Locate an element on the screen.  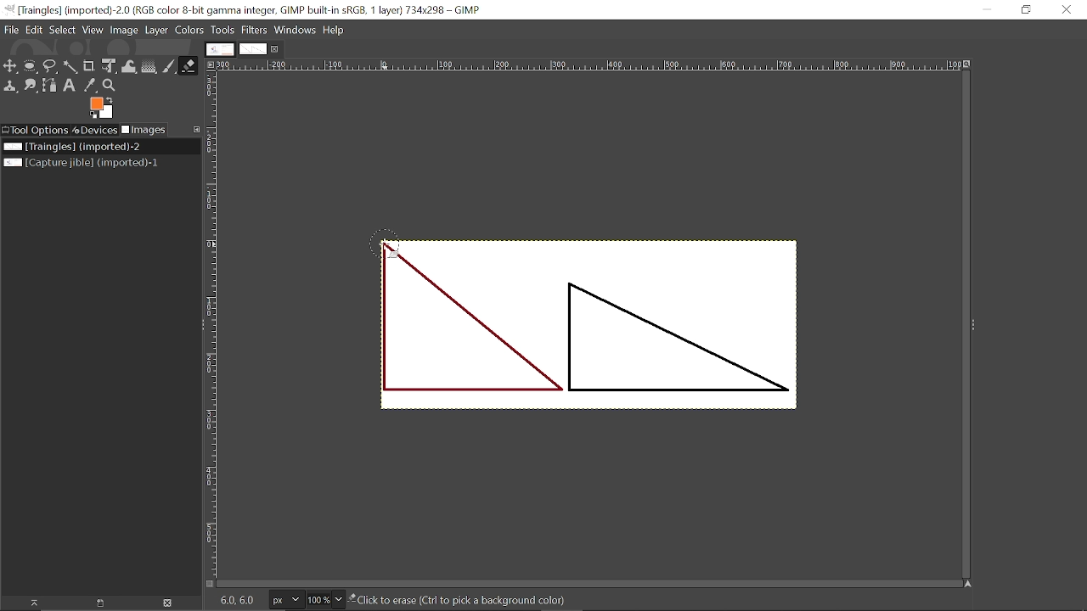
Vertical label is located at coordinates (213, 325).